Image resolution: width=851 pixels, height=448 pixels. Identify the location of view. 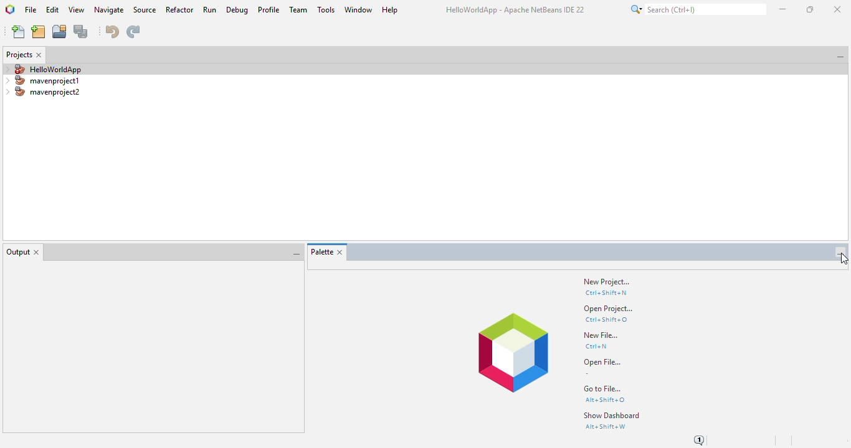
(77, 10).